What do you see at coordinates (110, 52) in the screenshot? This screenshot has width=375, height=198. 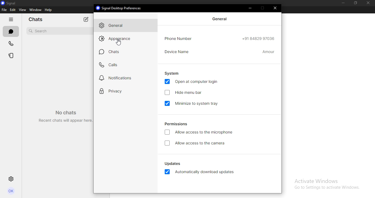 I see `chats` at bounding box center [110, 52].